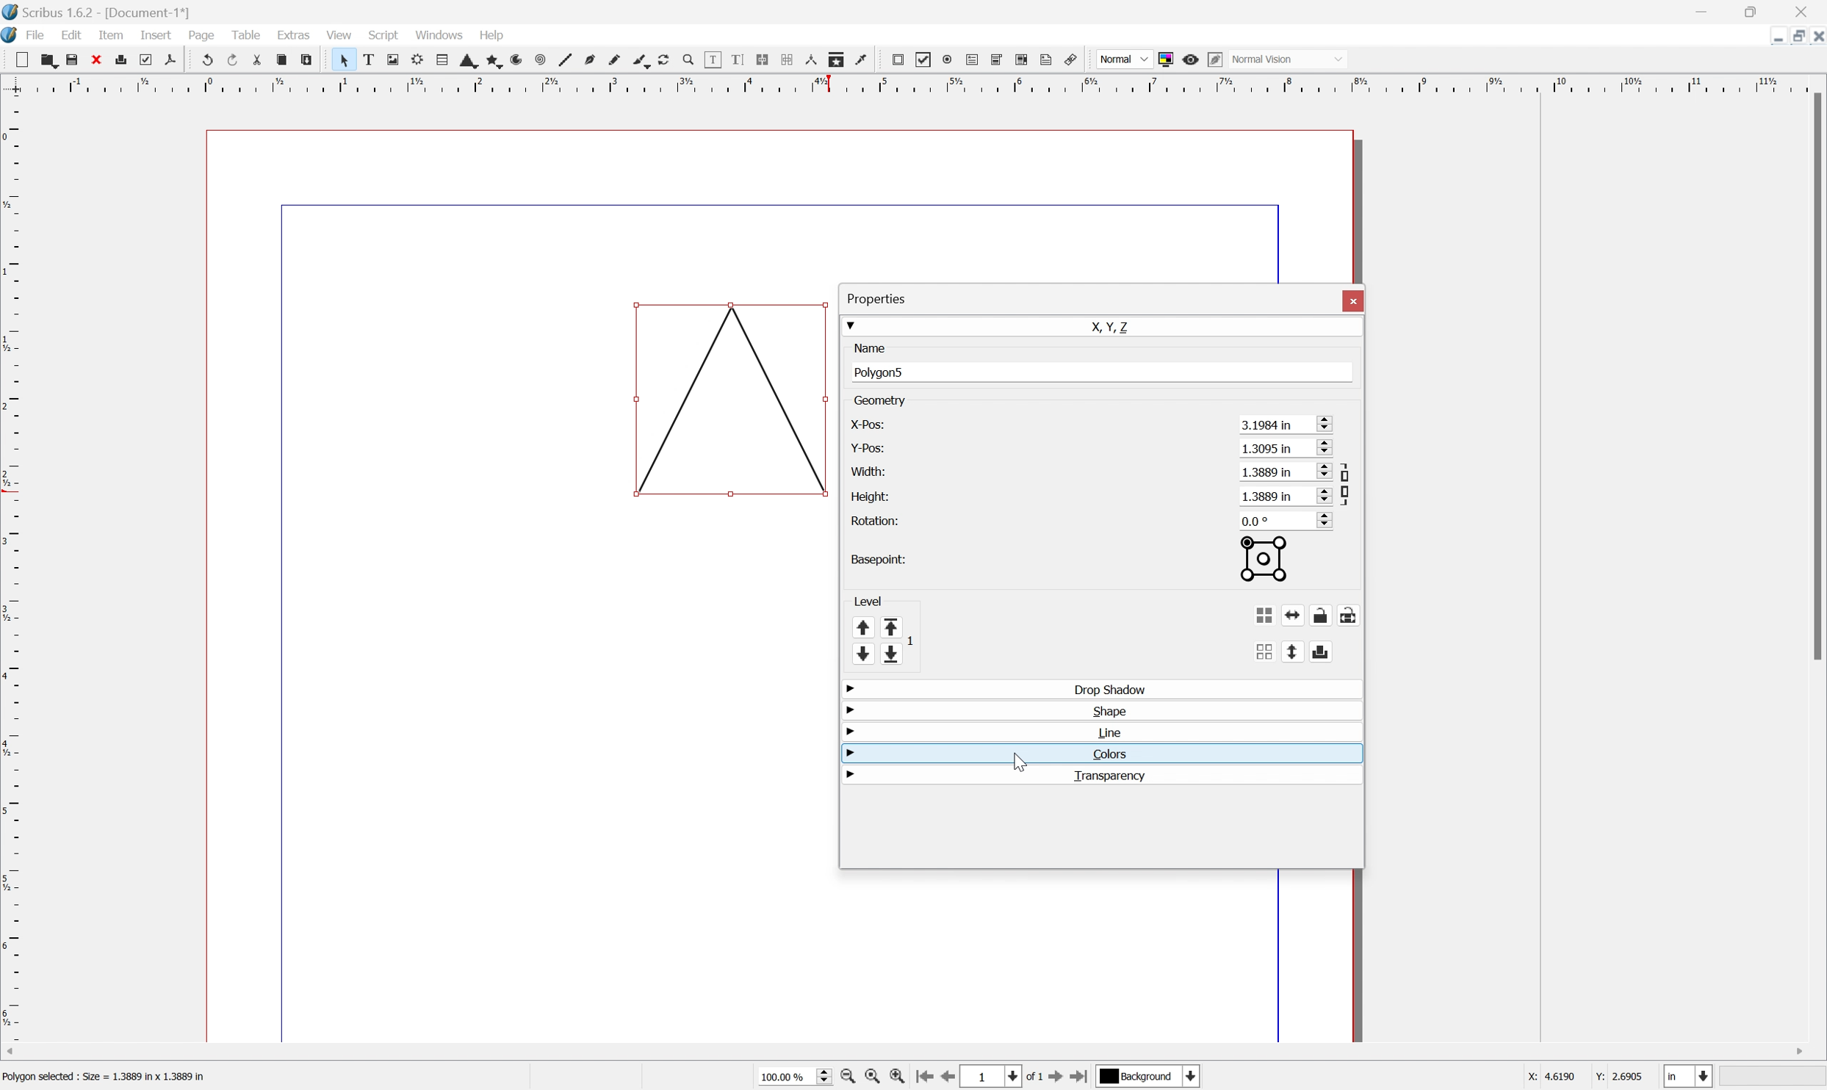 The width and height of the screenshot is (1827, 1090). Describe the element at coordinates (280, 59) in the screenshot. I see `Copy` at that location.